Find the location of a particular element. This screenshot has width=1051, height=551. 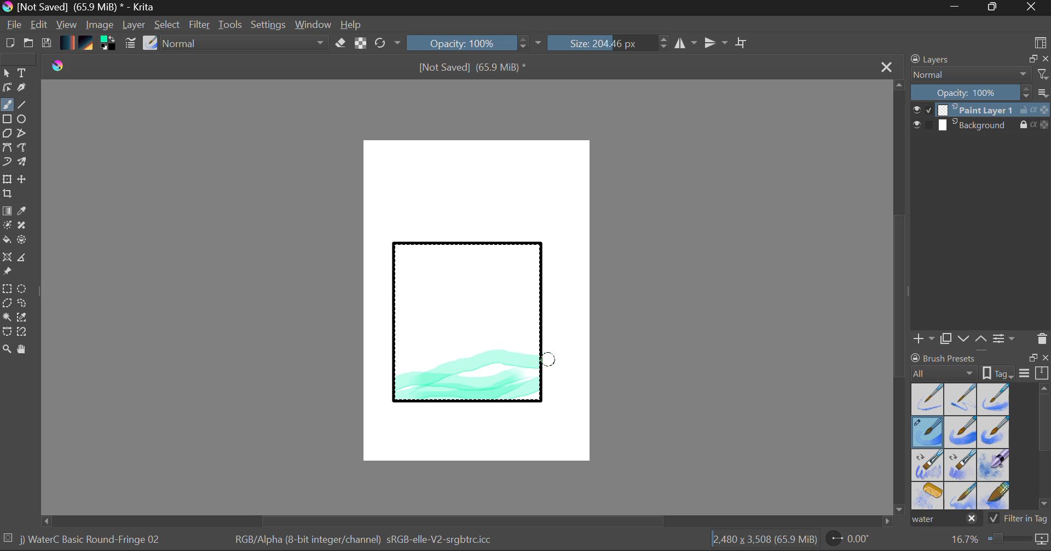

Move Layer Down is located at coordinates (965, 339).